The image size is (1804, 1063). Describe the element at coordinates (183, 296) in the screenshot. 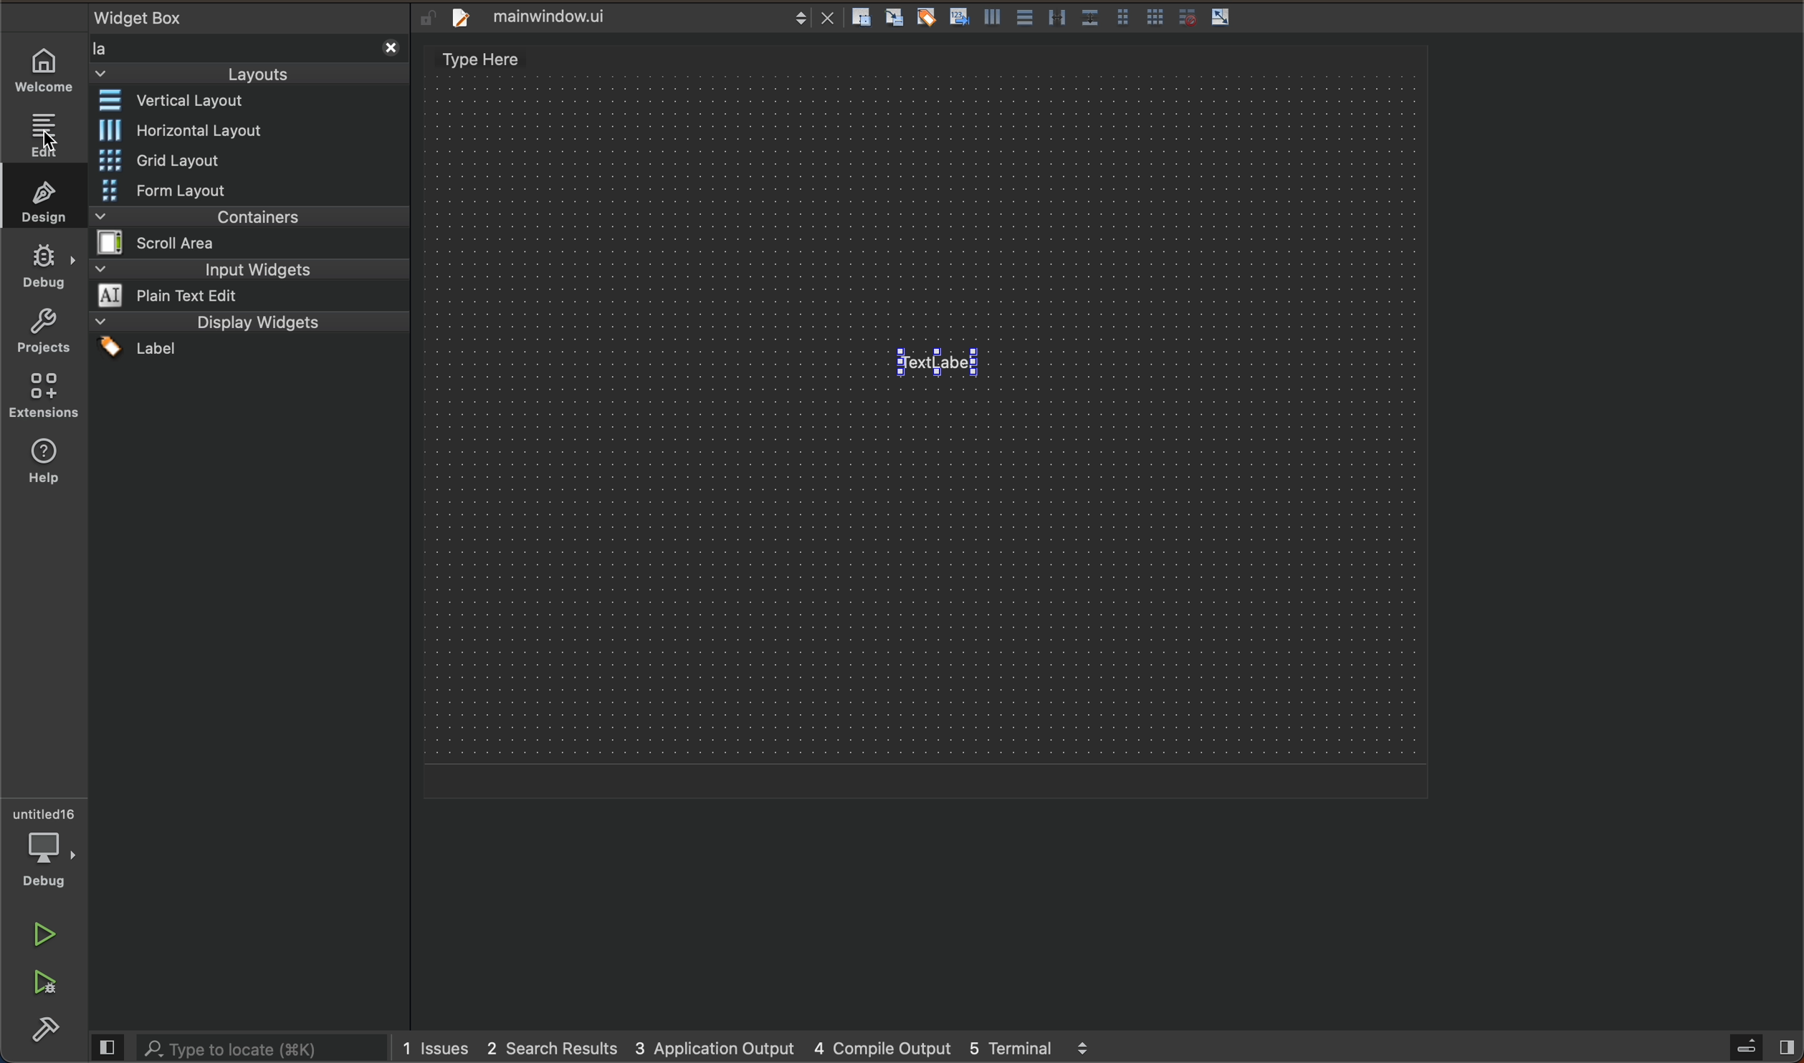

I see `Plain Text Edit` at that location.